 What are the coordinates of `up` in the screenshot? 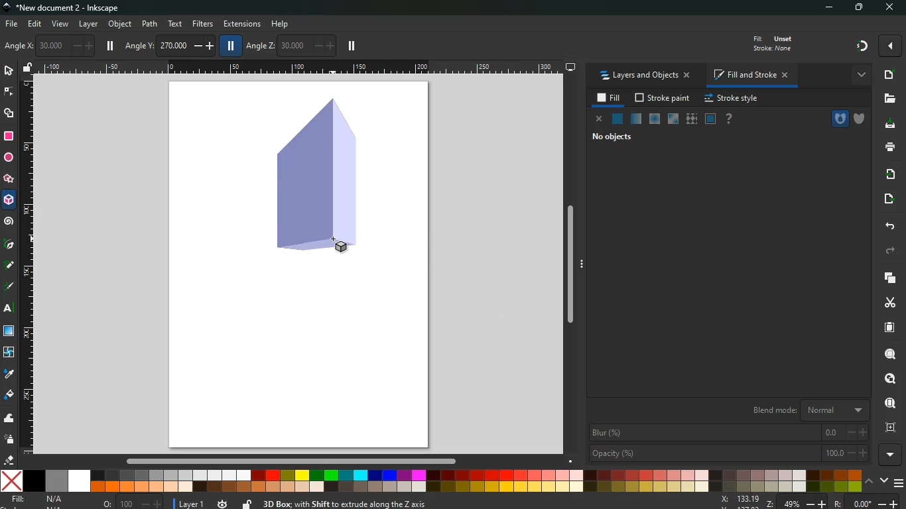 It's located at (870, 482).